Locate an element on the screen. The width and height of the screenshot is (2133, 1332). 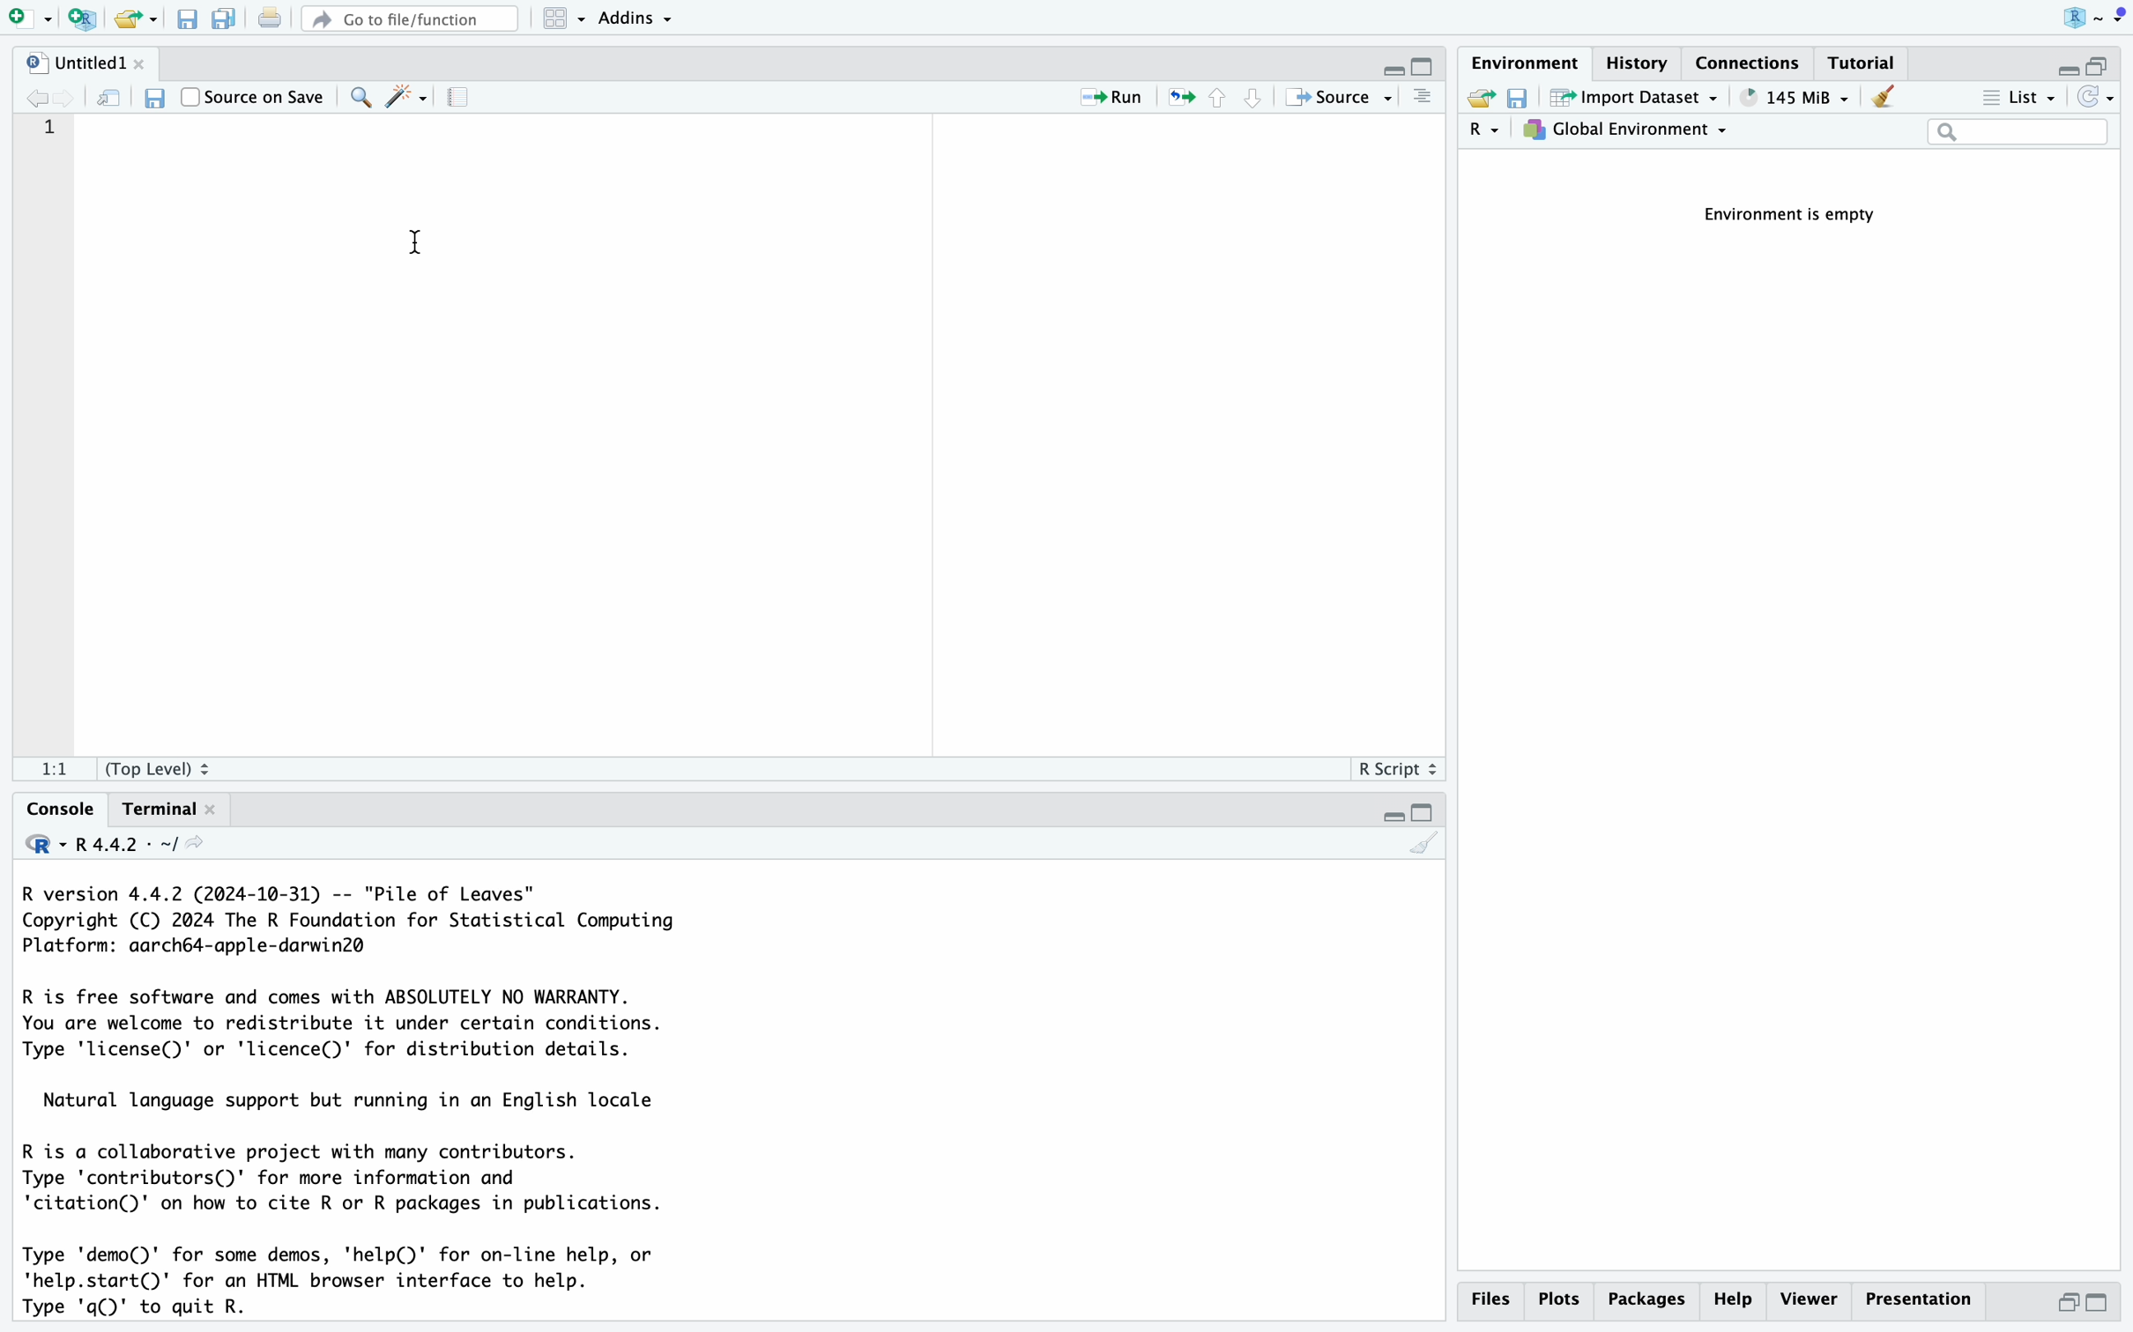
Environment is empty is located at coordinates (1800, 216).